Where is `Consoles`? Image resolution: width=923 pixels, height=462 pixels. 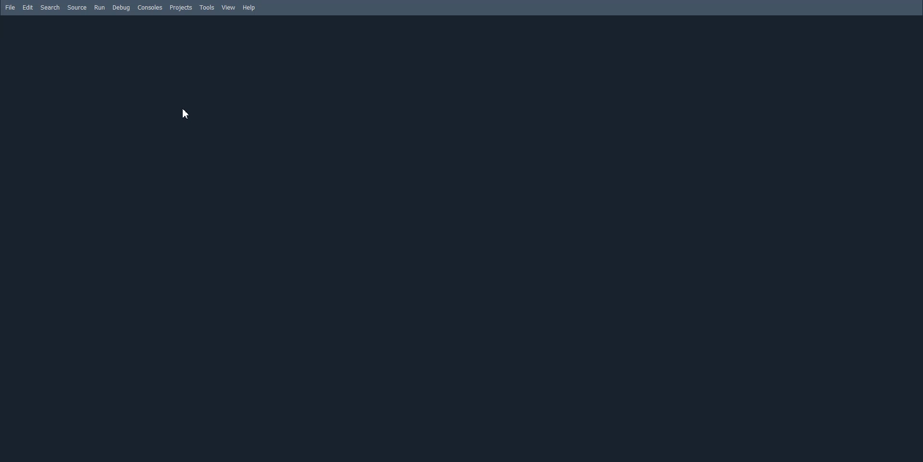 Consoles is located at coordinates (150, 7).